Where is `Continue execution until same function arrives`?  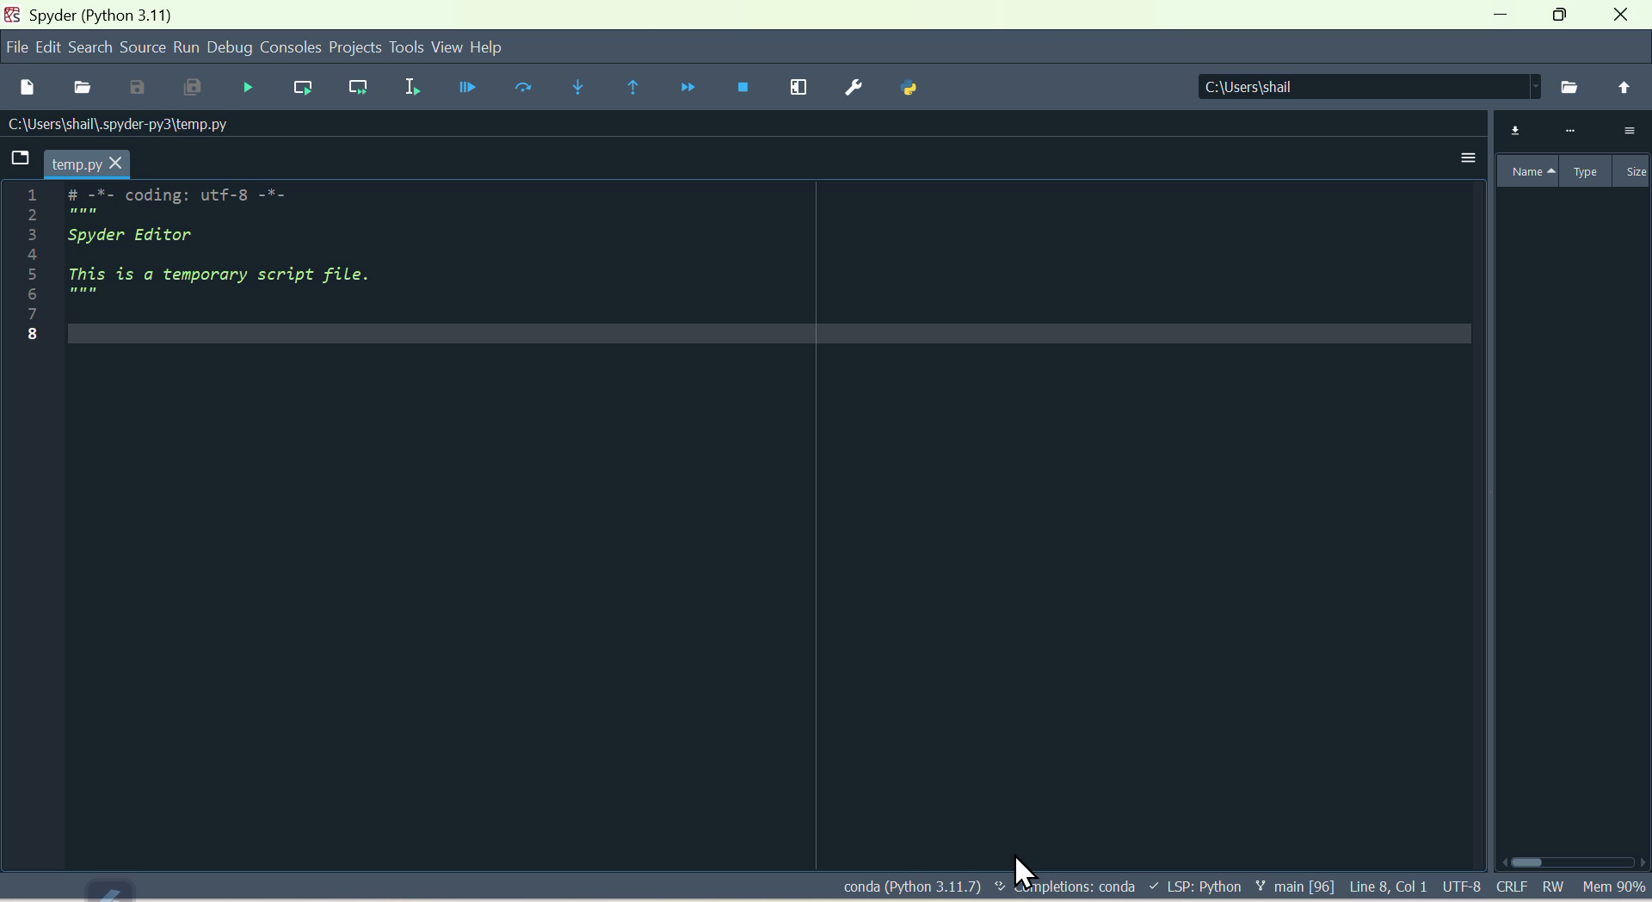
Continue execution until same function arrives is located at coordinates (628, 90).